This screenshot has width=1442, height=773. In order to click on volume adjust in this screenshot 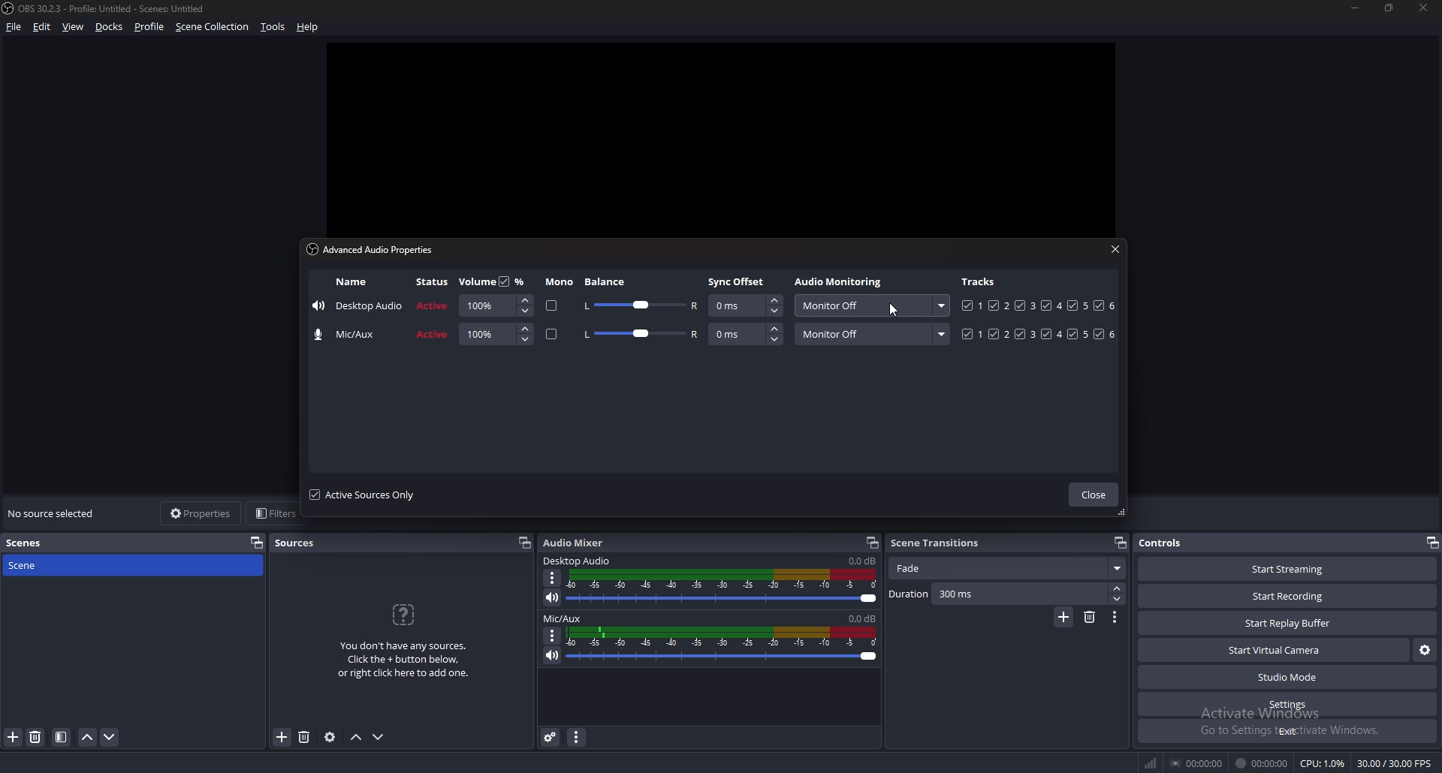, I will do `click(496, 335)`.